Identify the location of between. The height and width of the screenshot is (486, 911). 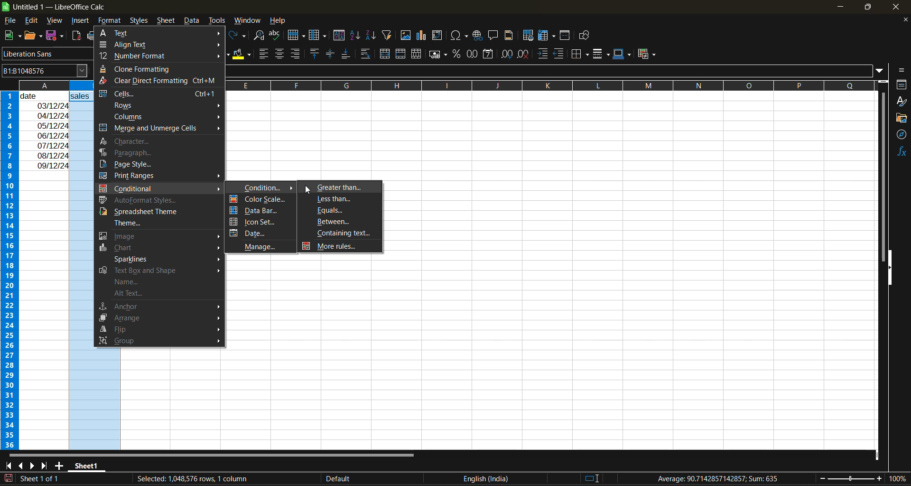
(337, 222).